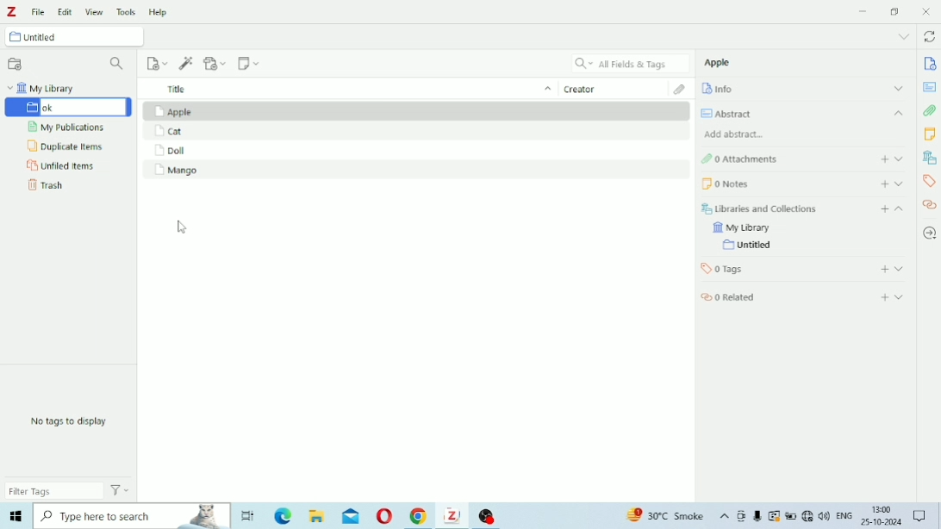 The image size is (941, 529). Describe the element at coordinates (46, 184) in the screenshot. I see `Trash` at that location.